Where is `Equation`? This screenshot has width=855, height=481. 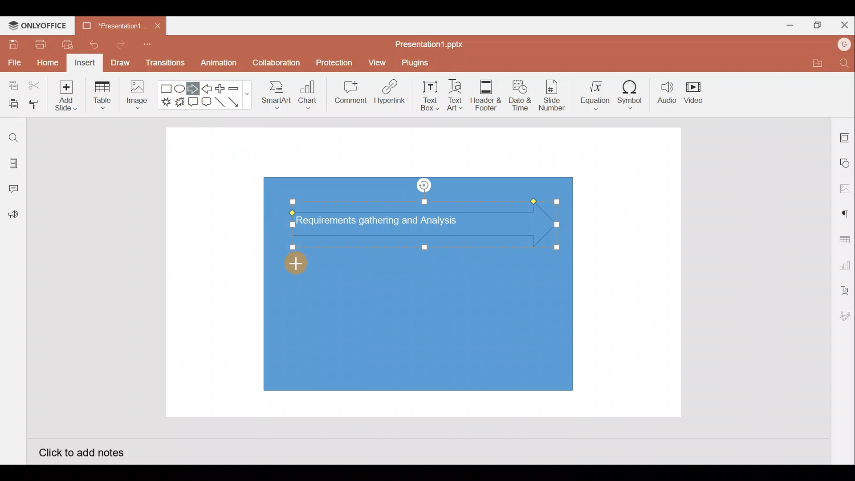 Equation is located at coordinates (596, 92).